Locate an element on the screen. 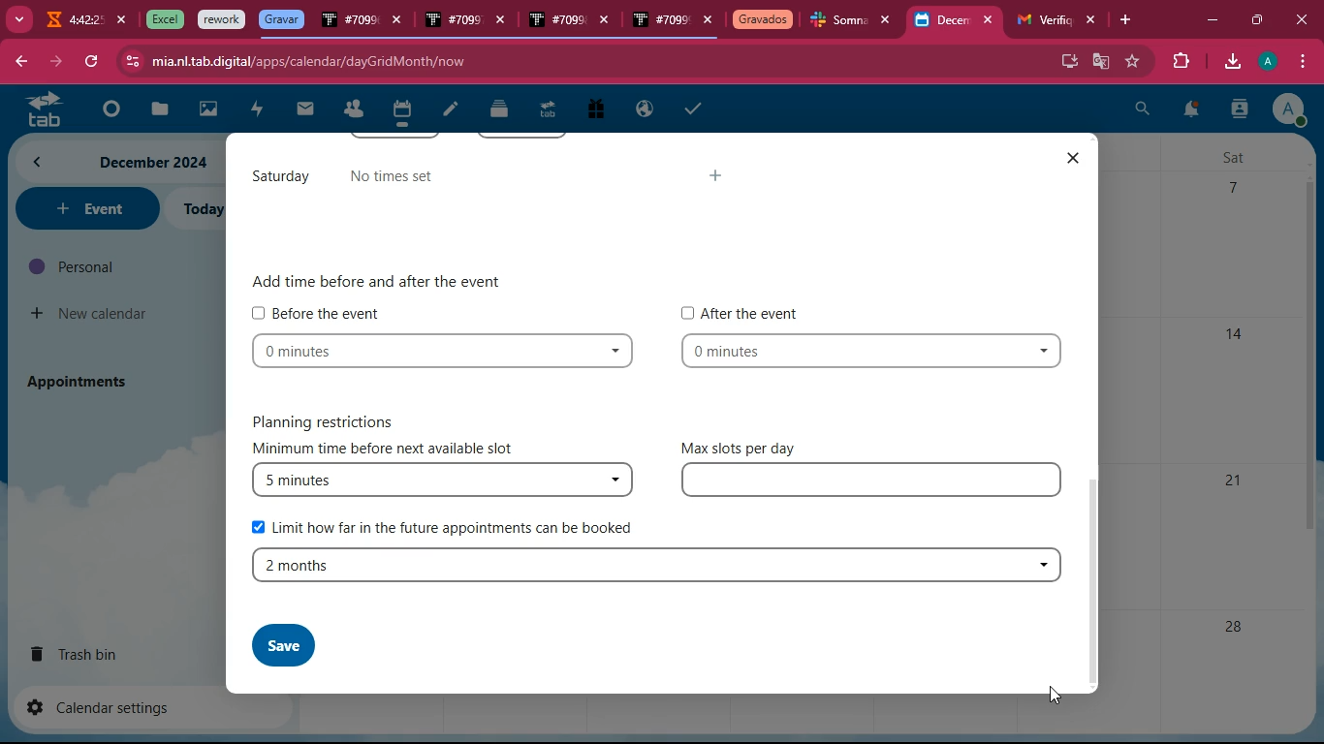  Max slots per day is located at coordinates (735, 448).